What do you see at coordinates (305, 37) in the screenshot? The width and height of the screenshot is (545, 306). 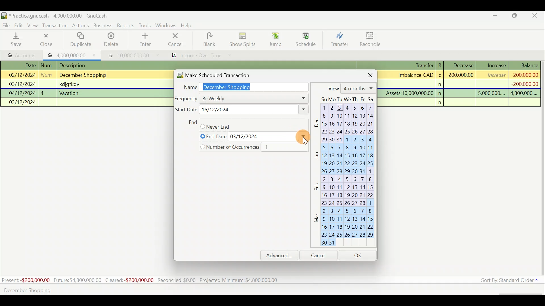 I see `Cursor` at bounding box center [305, 37].